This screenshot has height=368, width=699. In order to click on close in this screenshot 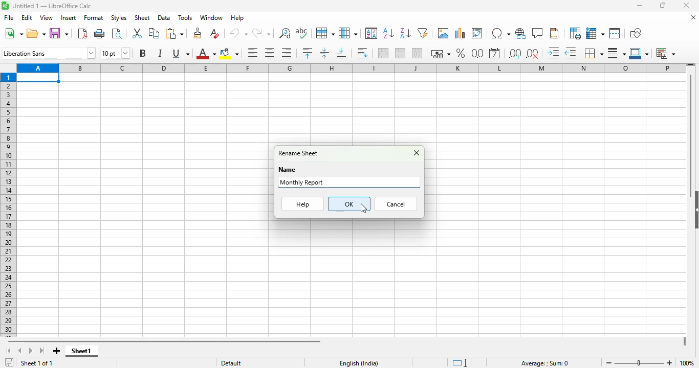, I will do `click(686, 5)`.